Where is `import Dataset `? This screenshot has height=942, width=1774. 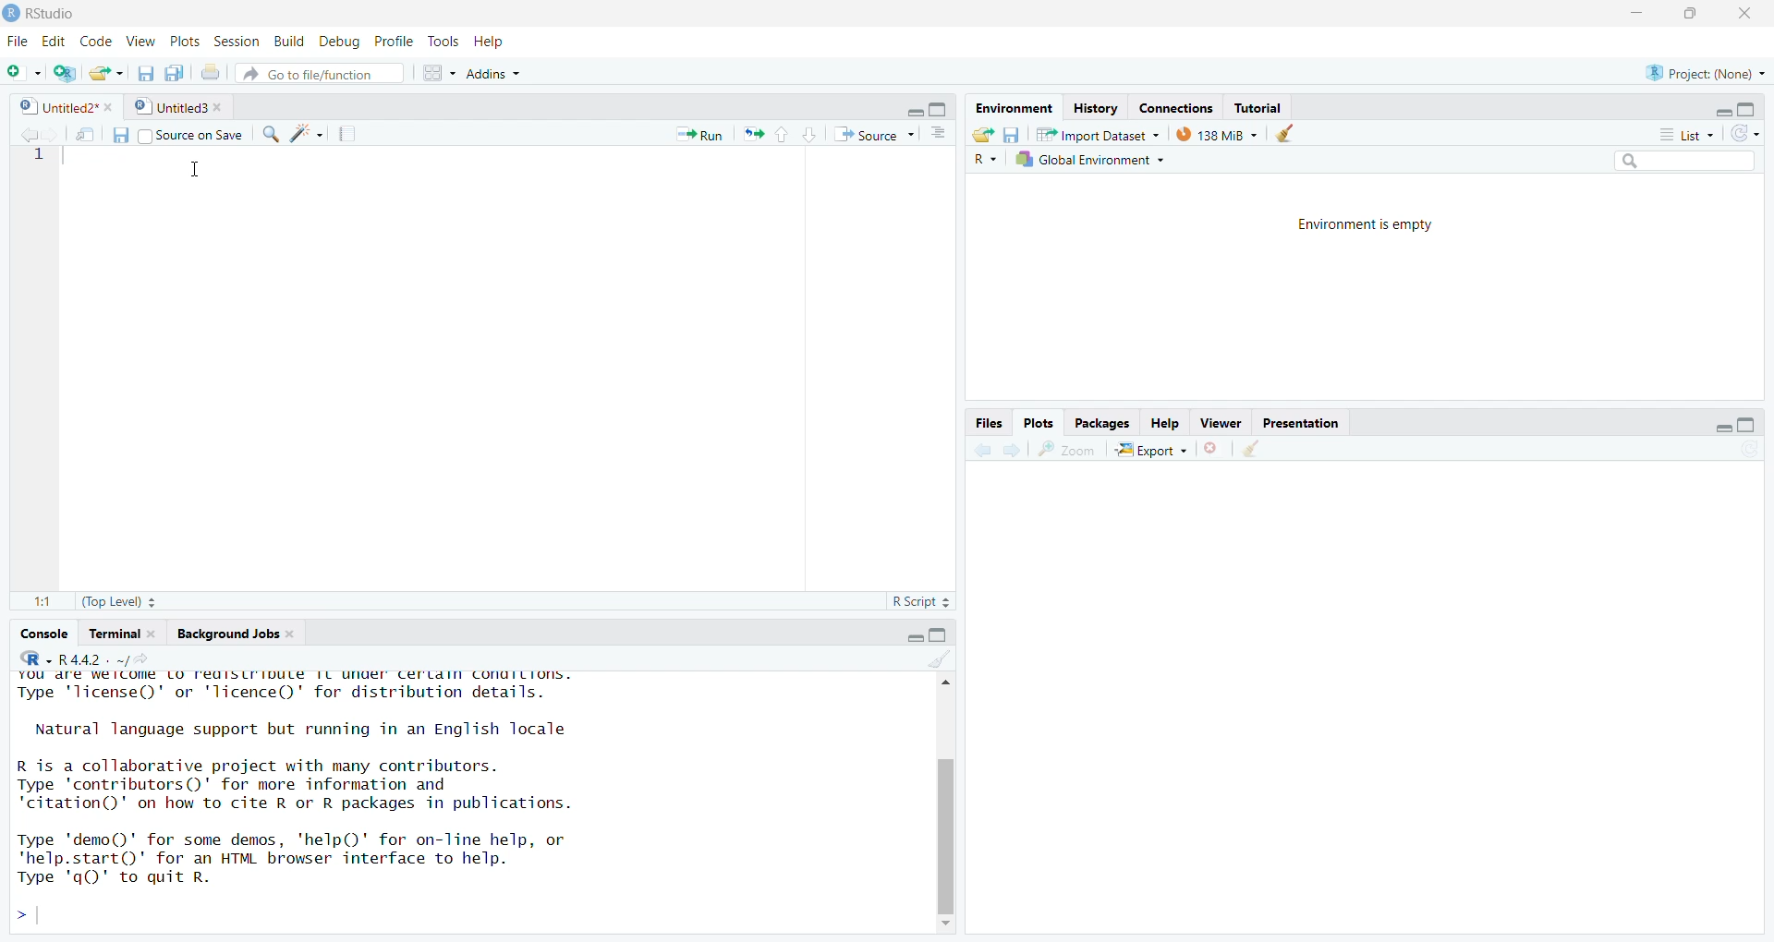
import Dataset  is located at coordinates (1095, 131).